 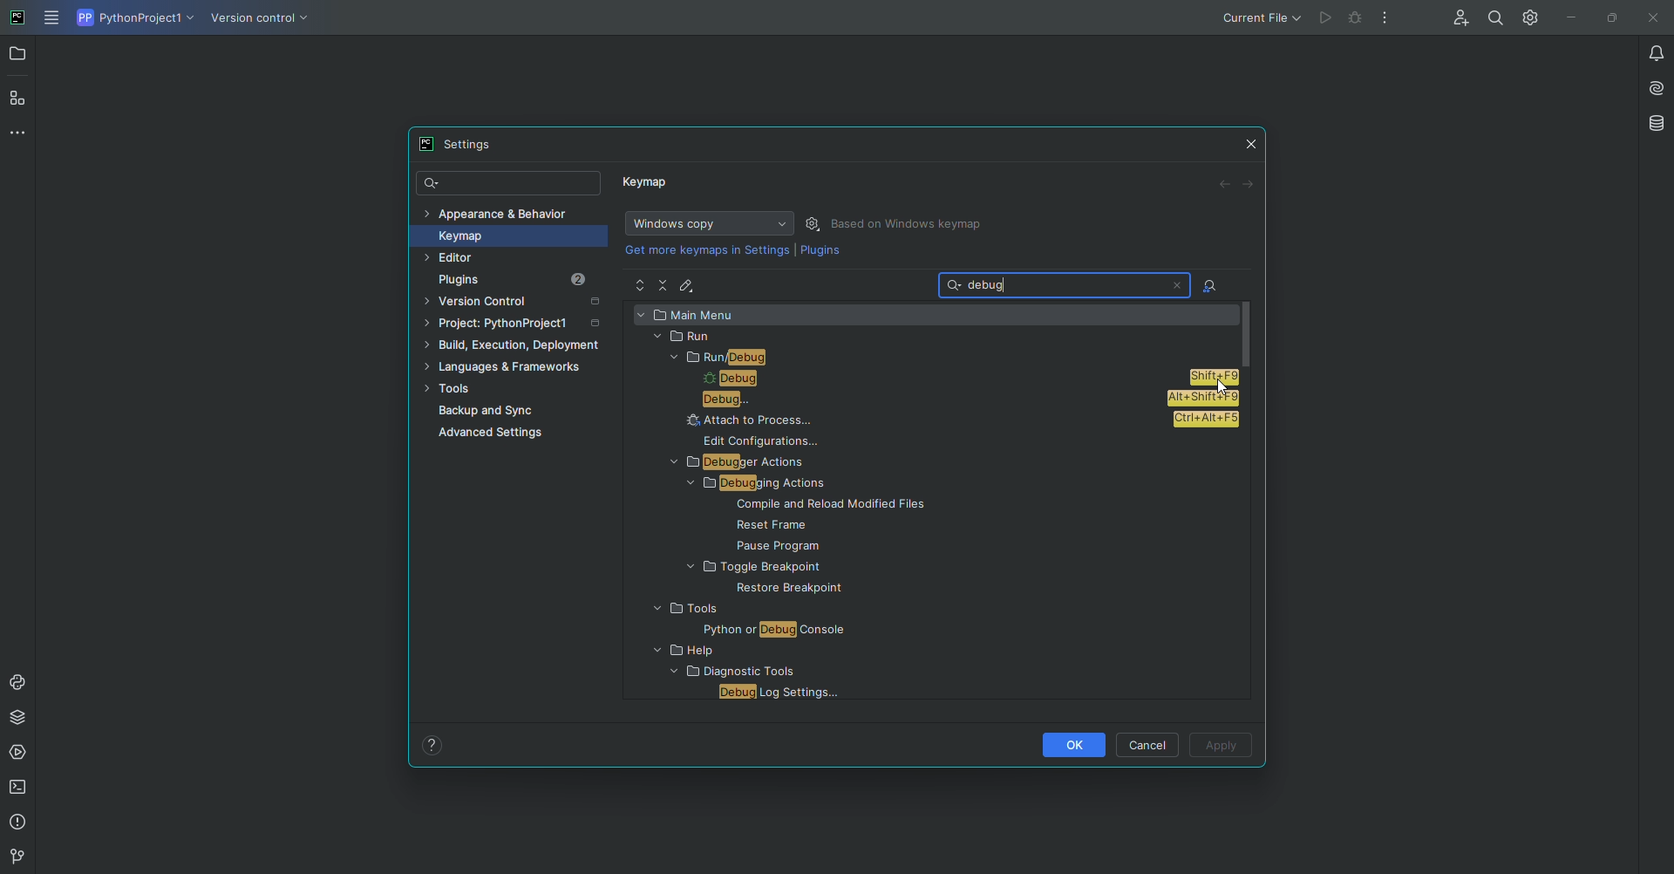 I want to click on DEBUGGING ACTIONS, so click(x=763, y=485).